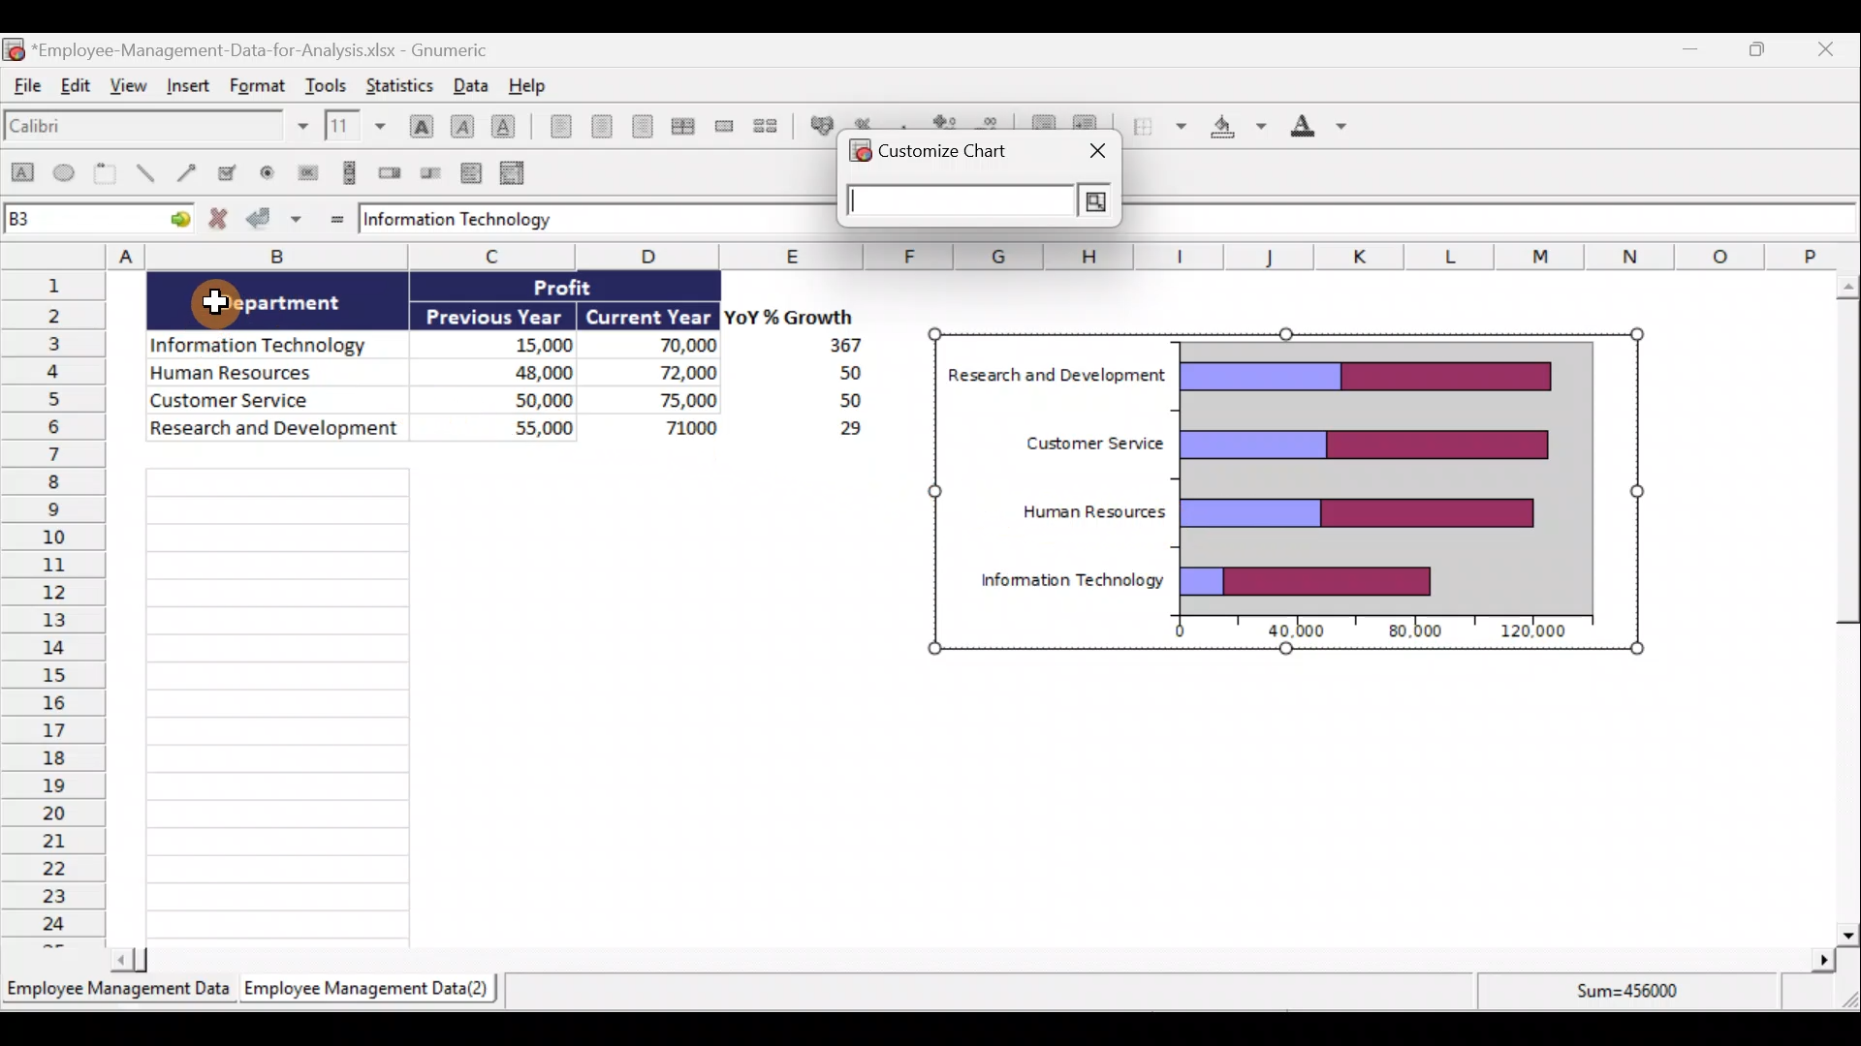 The width and height of the screenshot is (1861, 1046). What do you see at coordinates (973, 959) in the screenshot?
I see `Scroll bar` at bounding box center [973, 959].